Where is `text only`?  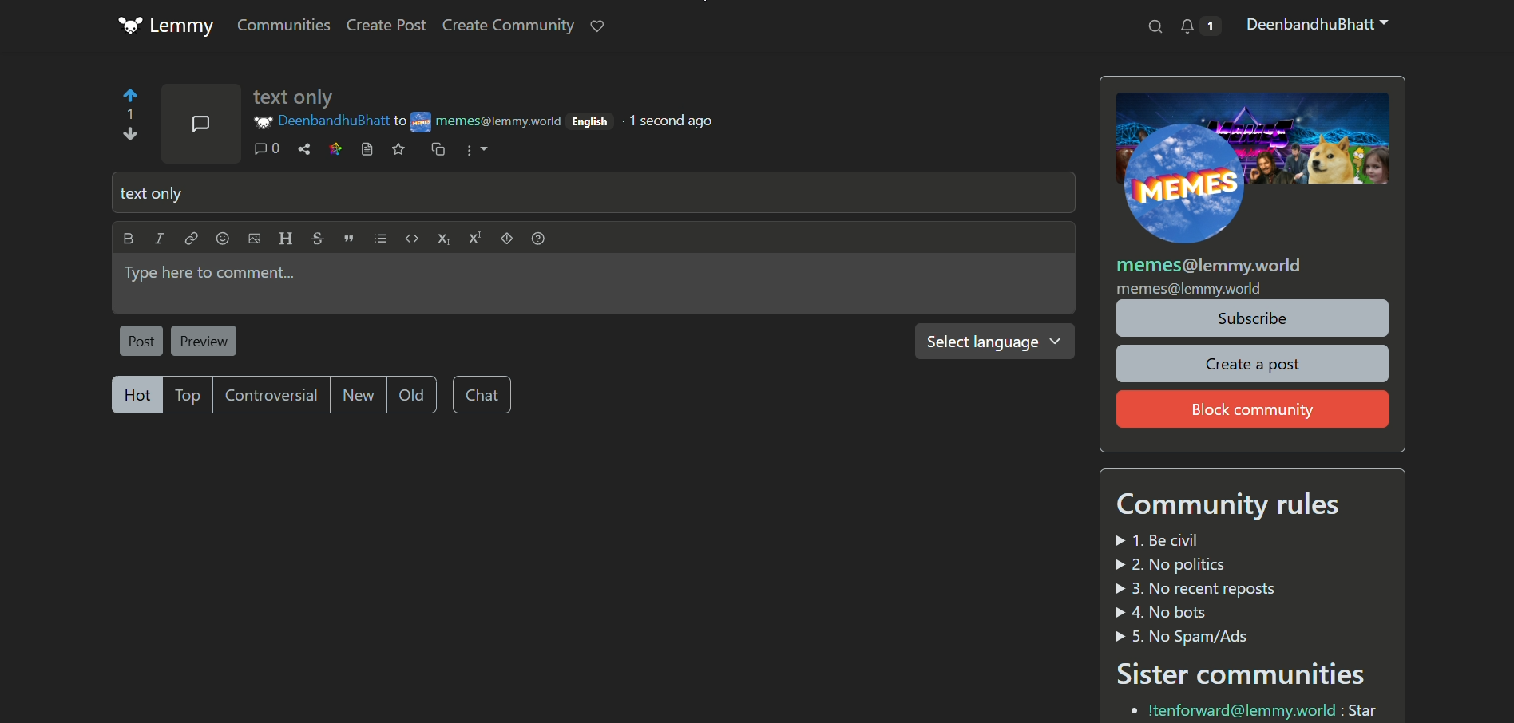 text only is located at coordinates (295, 97).